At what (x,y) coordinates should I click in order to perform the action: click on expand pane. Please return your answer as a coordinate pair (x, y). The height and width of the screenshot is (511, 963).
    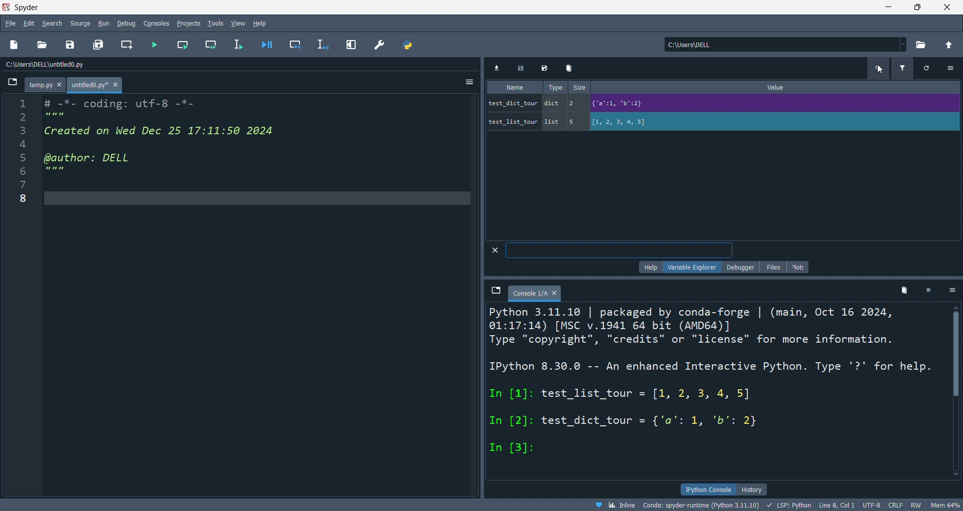
    Looking at the image, I should click on (349, 44).